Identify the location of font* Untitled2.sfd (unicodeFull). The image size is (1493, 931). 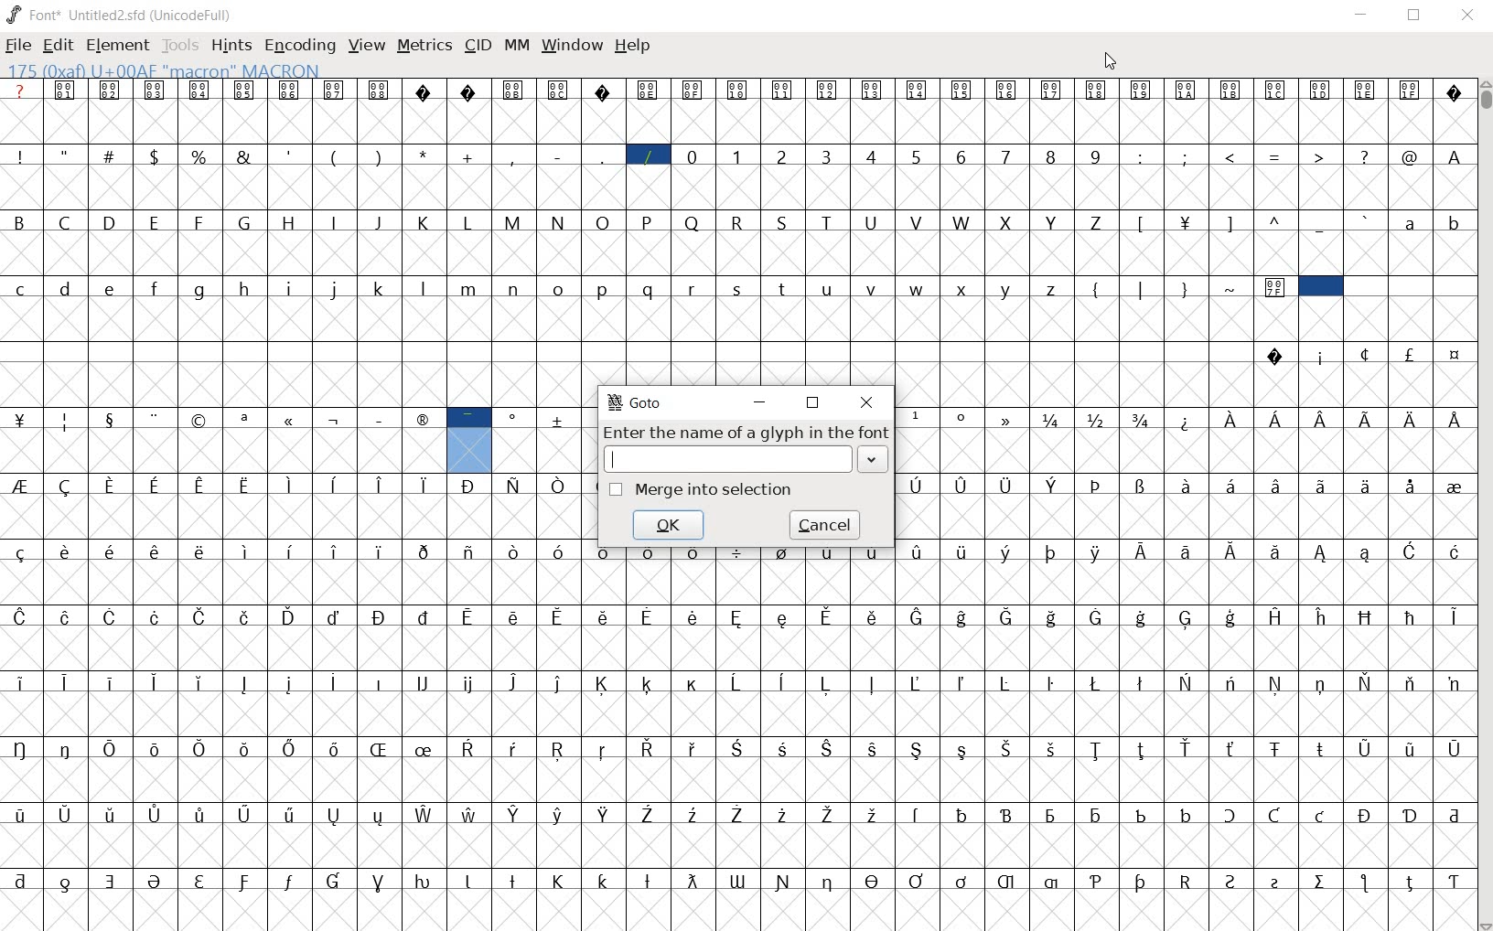
(118, 16).